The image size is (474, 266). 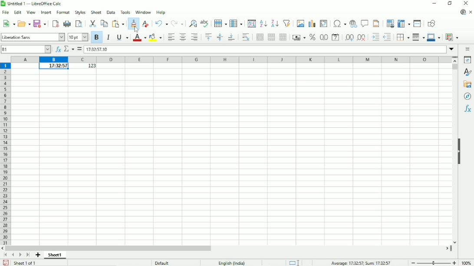 What do you see at coordinates (161, 23) in the screenshot?
I see `Undo` at bounding box center [161, 23].